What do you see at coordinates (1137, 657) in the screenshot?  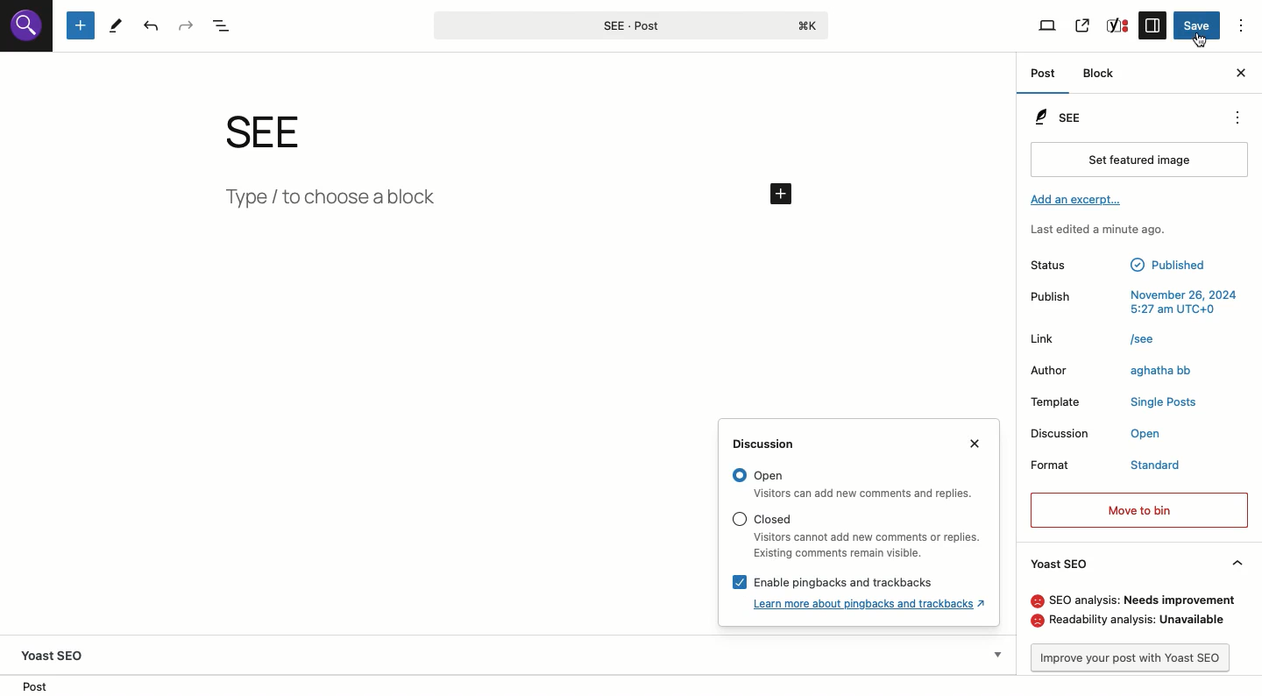 I see `Improve post with Yoast` at bounding box center [1137, 657].